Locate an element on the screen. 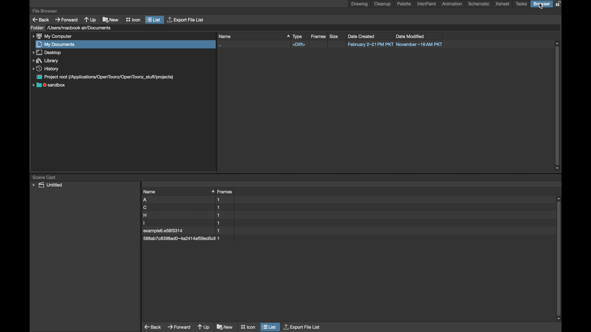  H is located at coordinates (168, 215).